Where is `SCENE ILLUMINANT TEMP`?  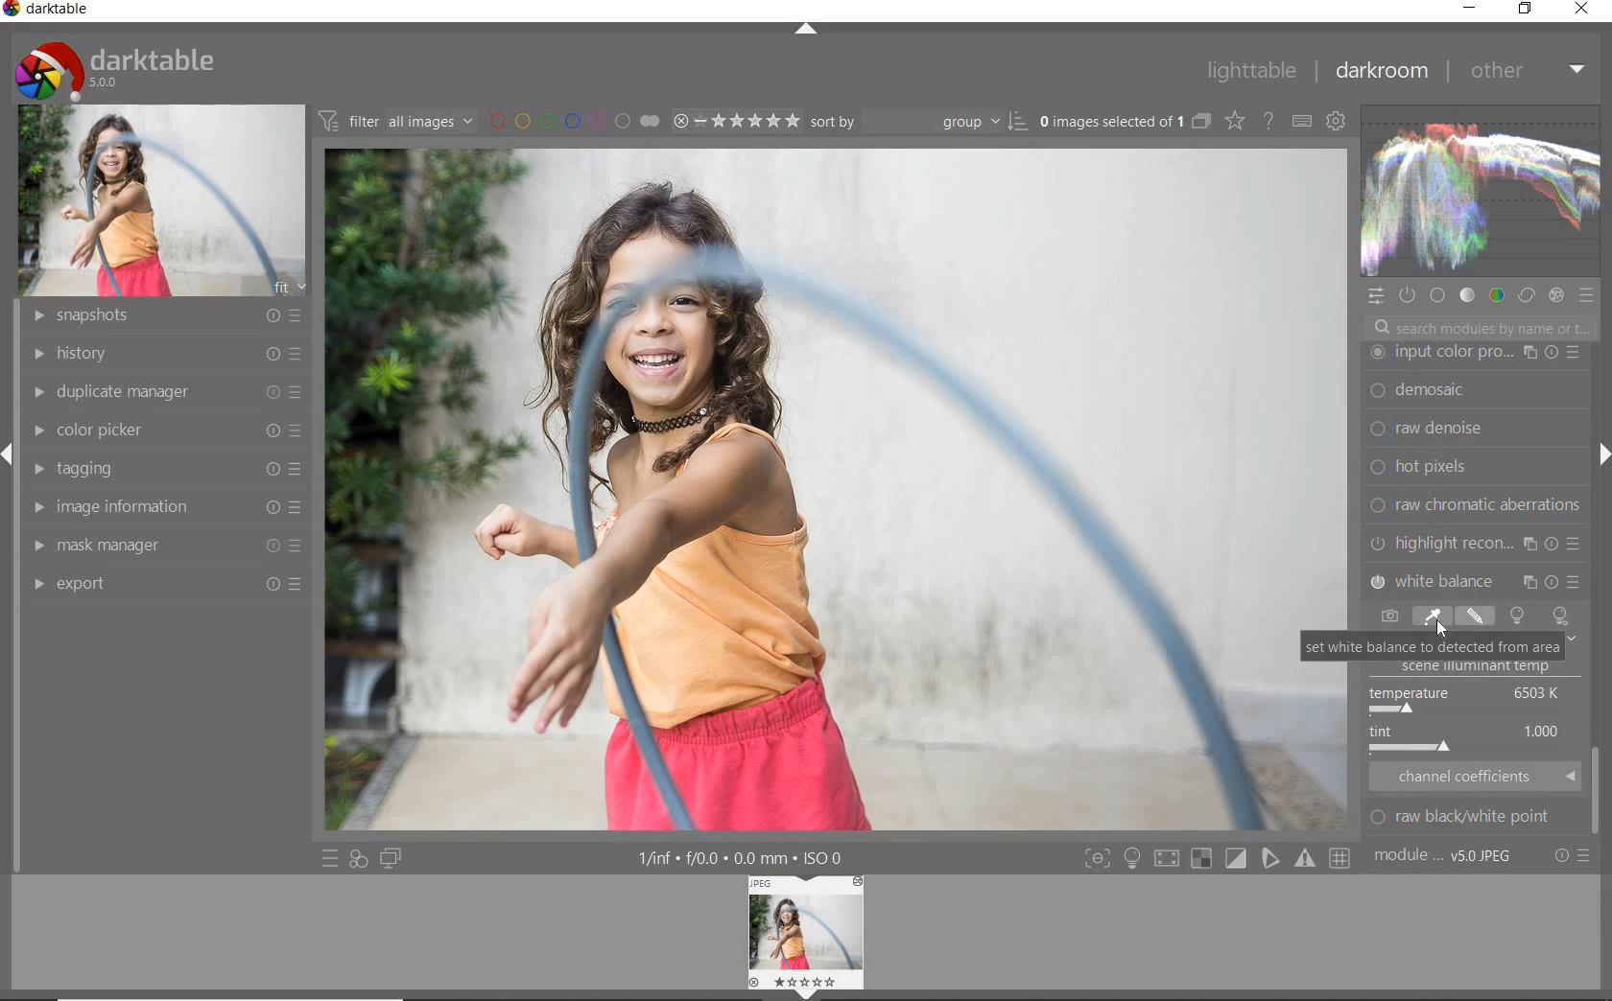
SCENE ILLUMINANT TEMP is located at coordinates (1483, 669).